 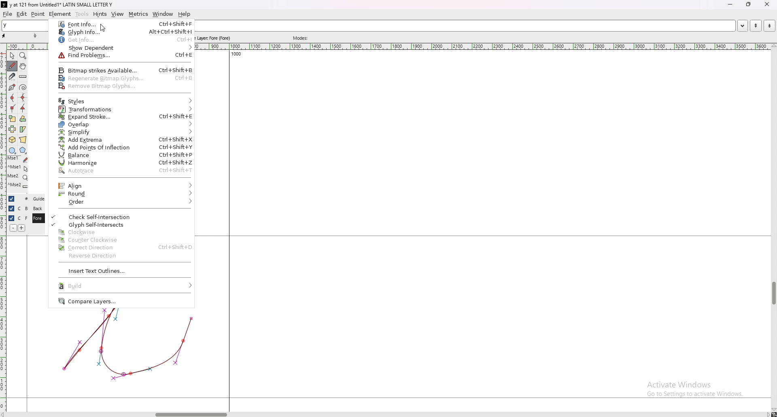 What do you see at coordinates (236, 55) in the screenshot?
I see `1000` at bounding box center [236, 55].